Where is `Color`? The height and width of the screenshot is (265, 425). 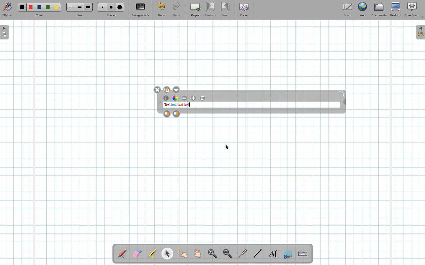
Color is located at coordinates (39, 16).